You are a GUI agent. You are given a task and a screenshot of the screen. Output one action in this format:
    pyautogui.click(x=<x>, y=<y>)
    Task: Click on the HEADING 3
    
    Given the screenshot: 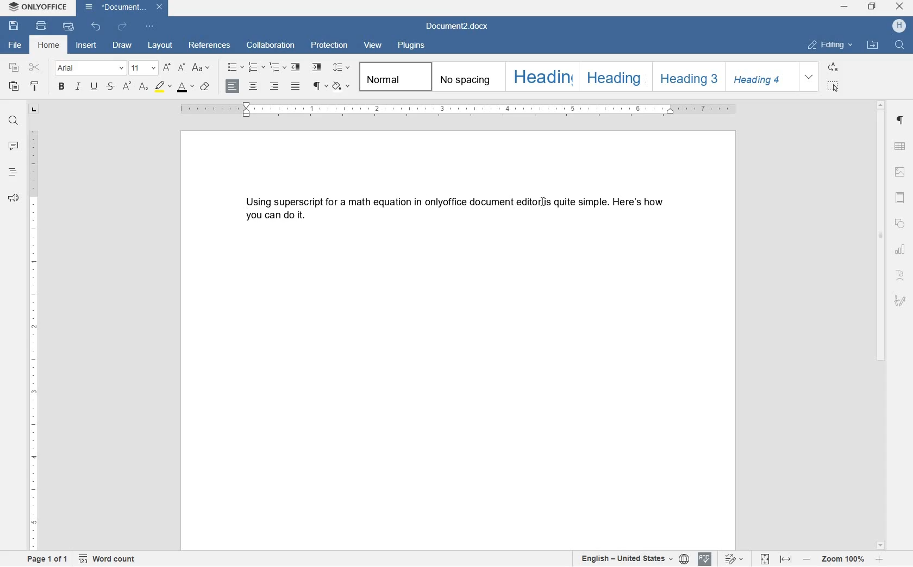 What is the action you would take?
    pyautogui.click(x=687, y=76)
    